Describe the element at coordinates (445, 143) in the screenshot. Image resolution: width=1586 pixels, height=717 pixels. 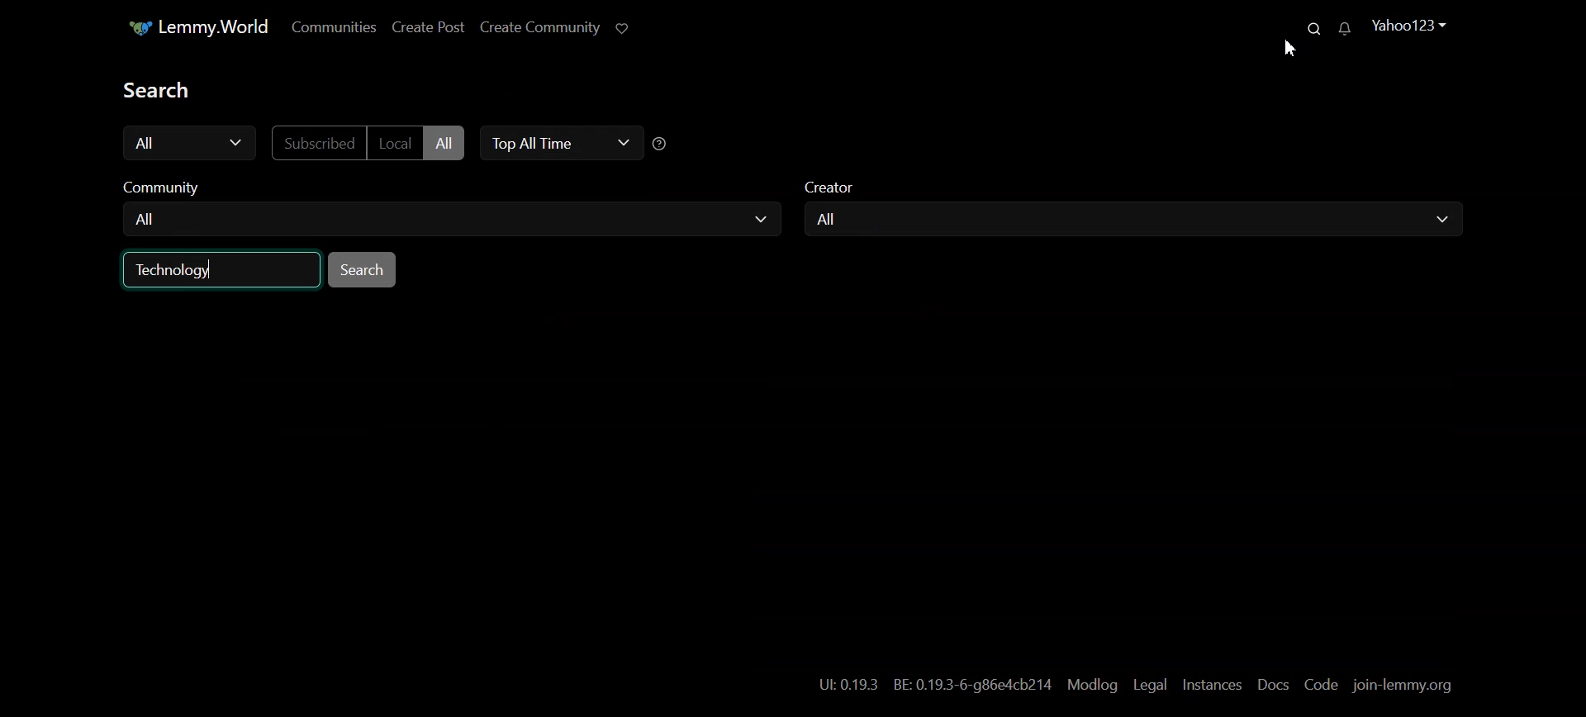
I see `All` at that location.